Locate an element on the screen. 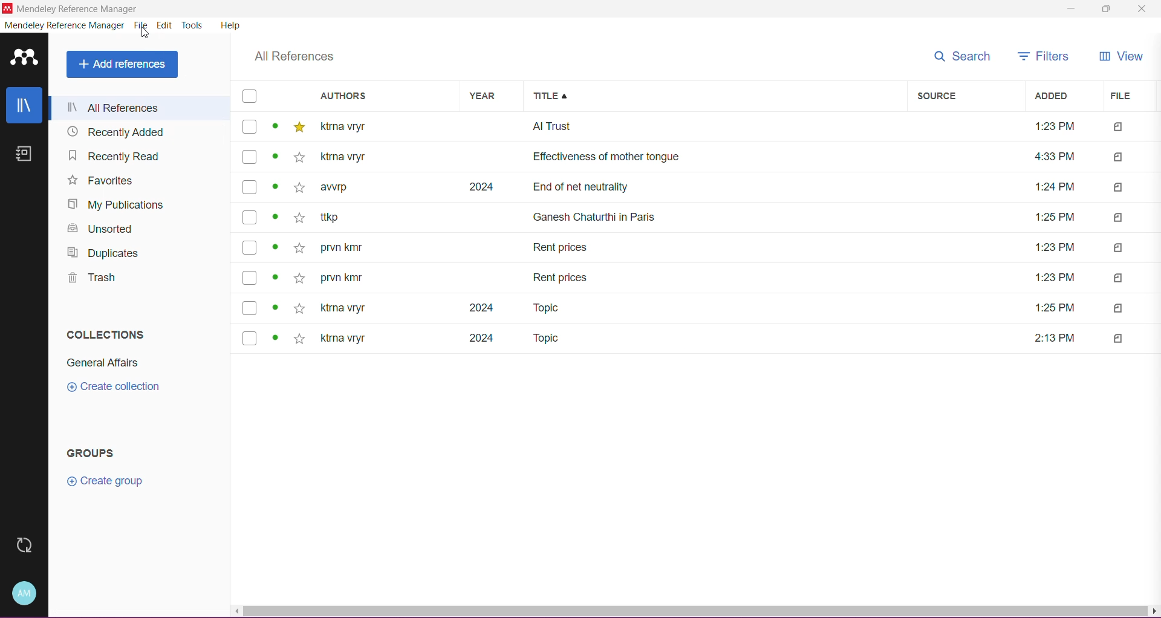 The width and height of the screenshot is (1161, 618). Title is located at coordinates (717, 96).